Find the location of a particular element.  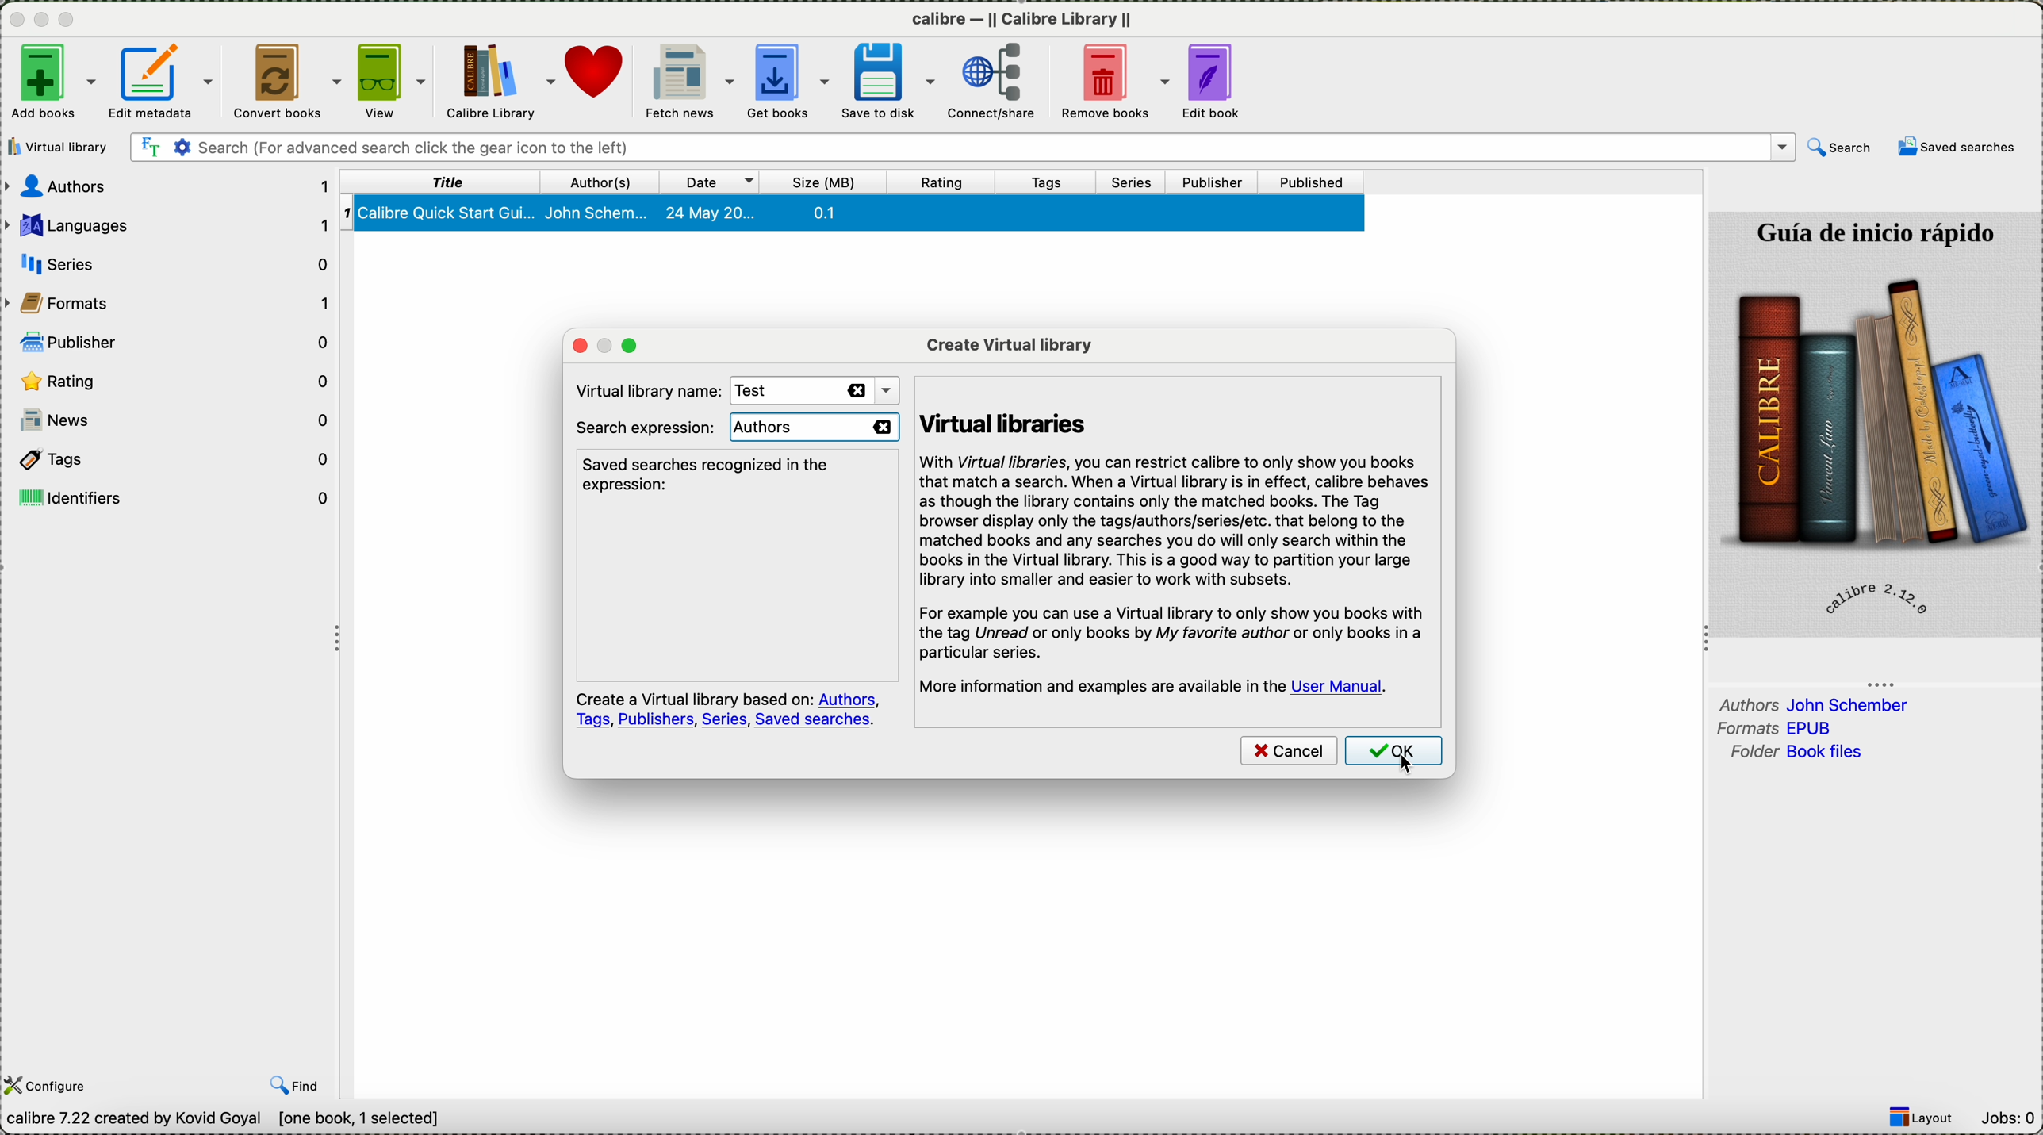

book is located at coordinates (858, 216).